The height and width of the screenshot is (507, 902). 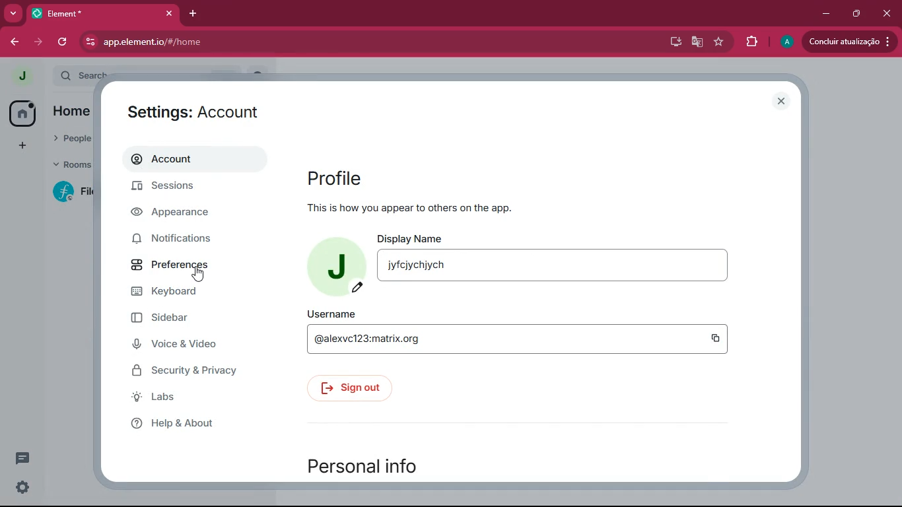 What do you see at coordinates (20, 147) in the screenshot?
I see `add` at bounding box center [20, 147].